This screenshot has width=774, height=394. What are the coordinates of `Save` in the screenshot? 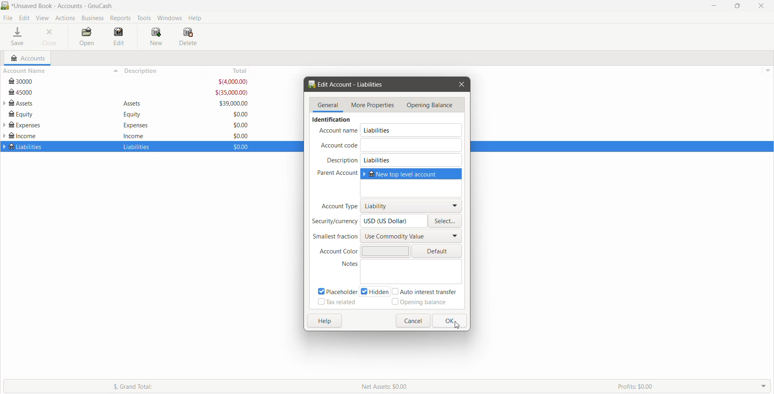 It's located at (19, 37).